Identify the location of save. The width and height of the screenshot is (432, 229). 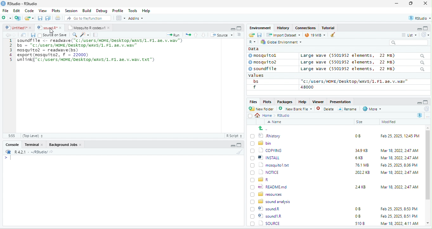
(33, 35).